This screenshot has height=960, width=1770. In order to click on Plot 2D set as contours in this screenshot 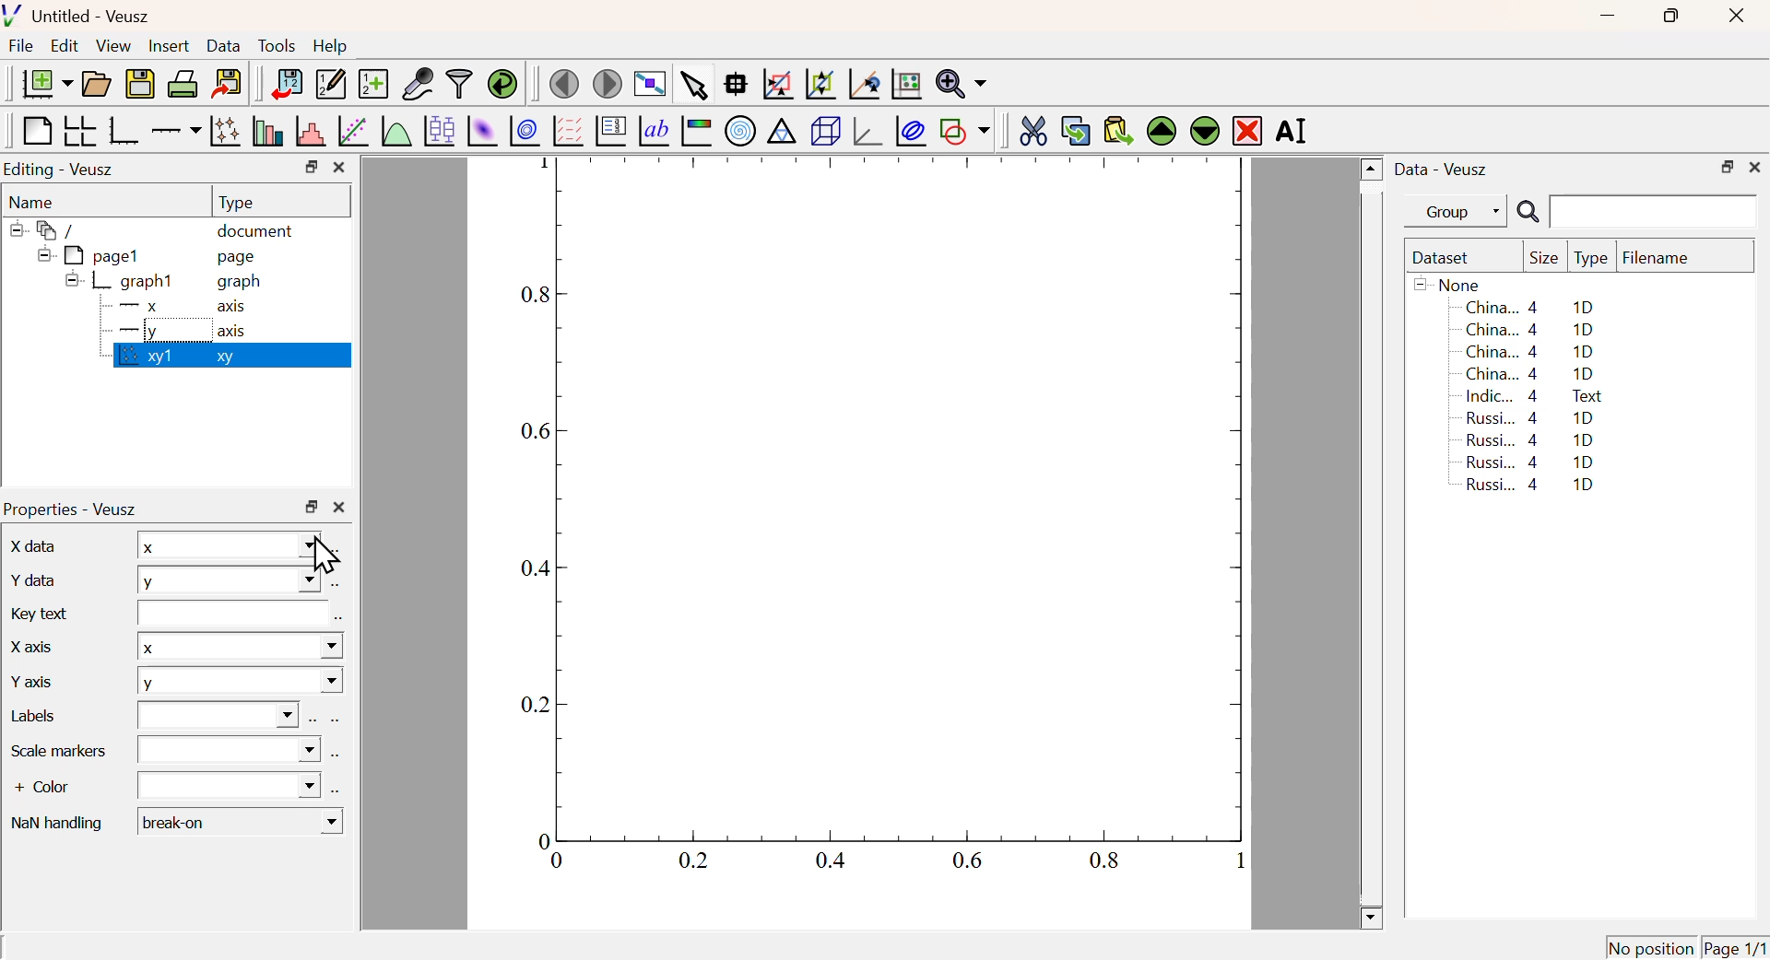, I will do `click(525, 132)`.